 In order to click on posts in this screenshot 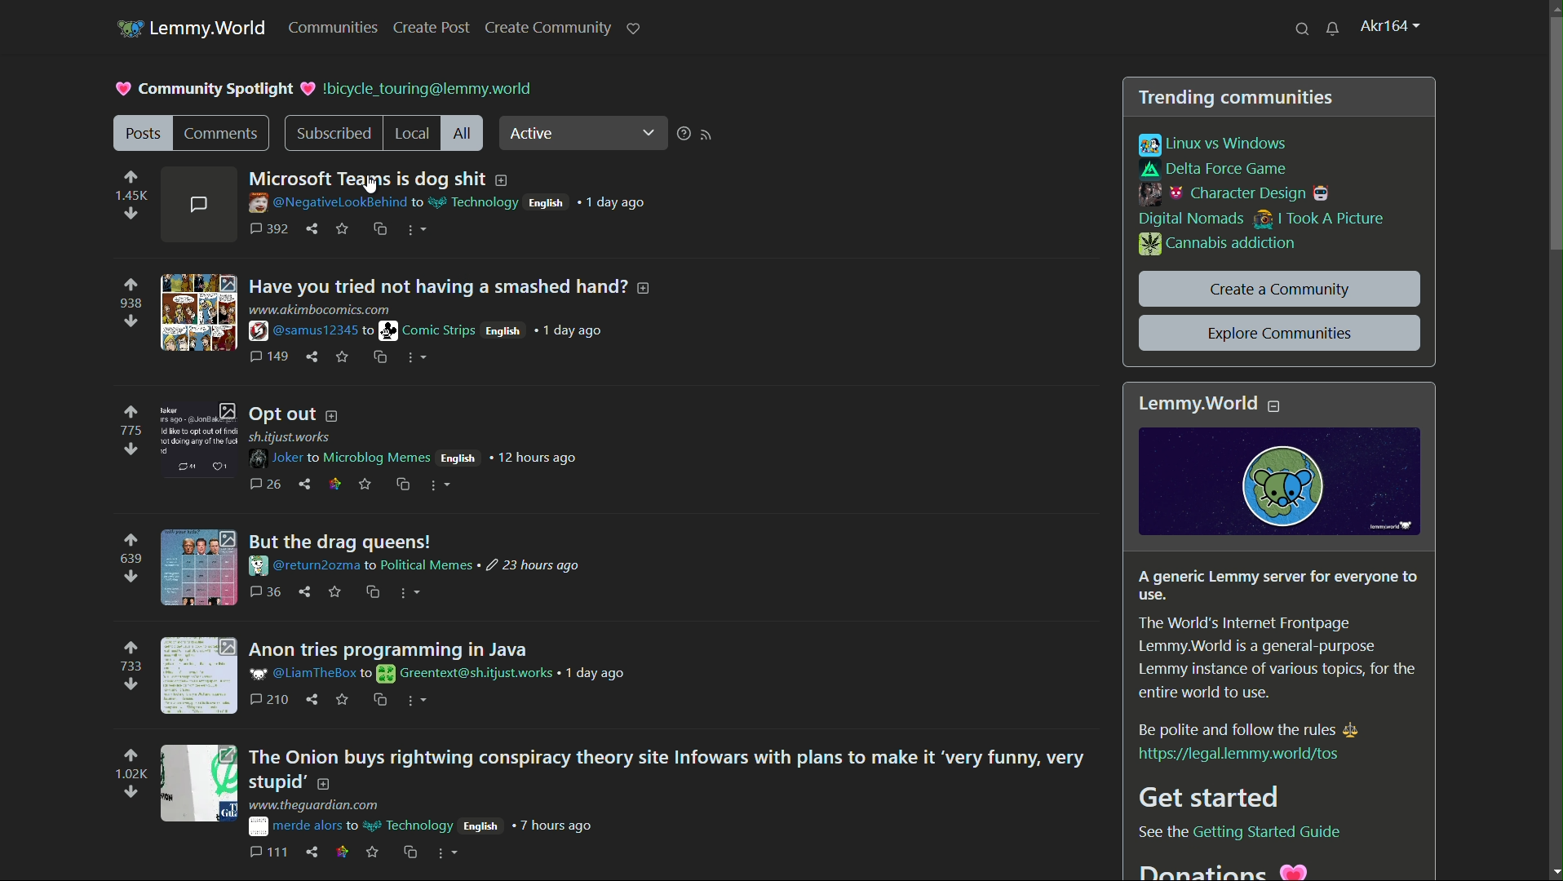, I will do `click(142, 132)`.